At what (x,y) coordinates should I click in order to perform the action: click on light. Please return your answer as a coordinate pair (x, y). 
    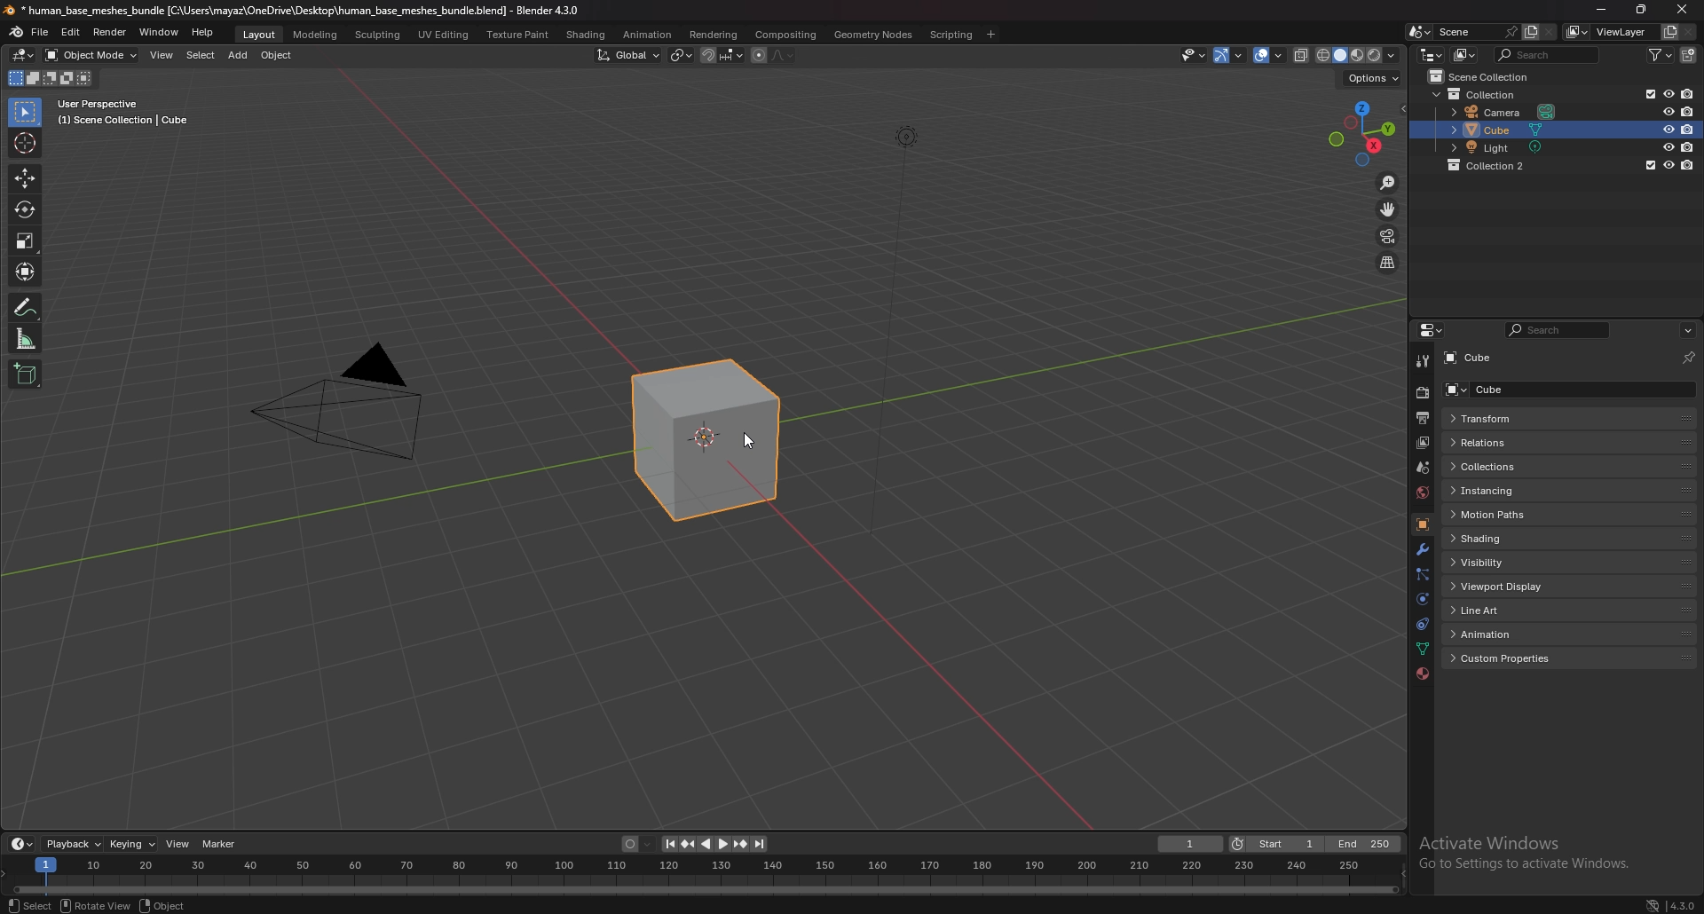
    Looking at the image, I should click on (1511, 146).